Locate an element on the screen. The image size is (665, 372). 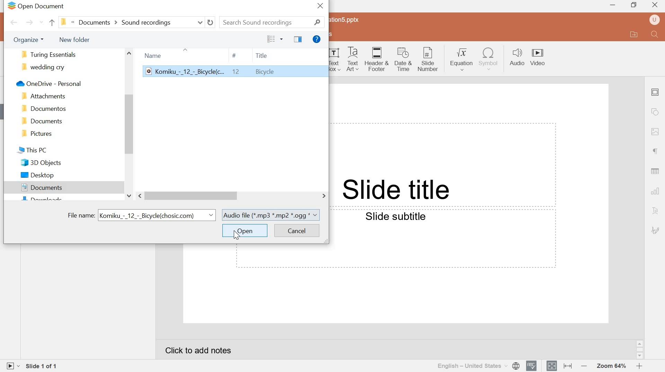
Slide number is located at coordinates (428, 59).